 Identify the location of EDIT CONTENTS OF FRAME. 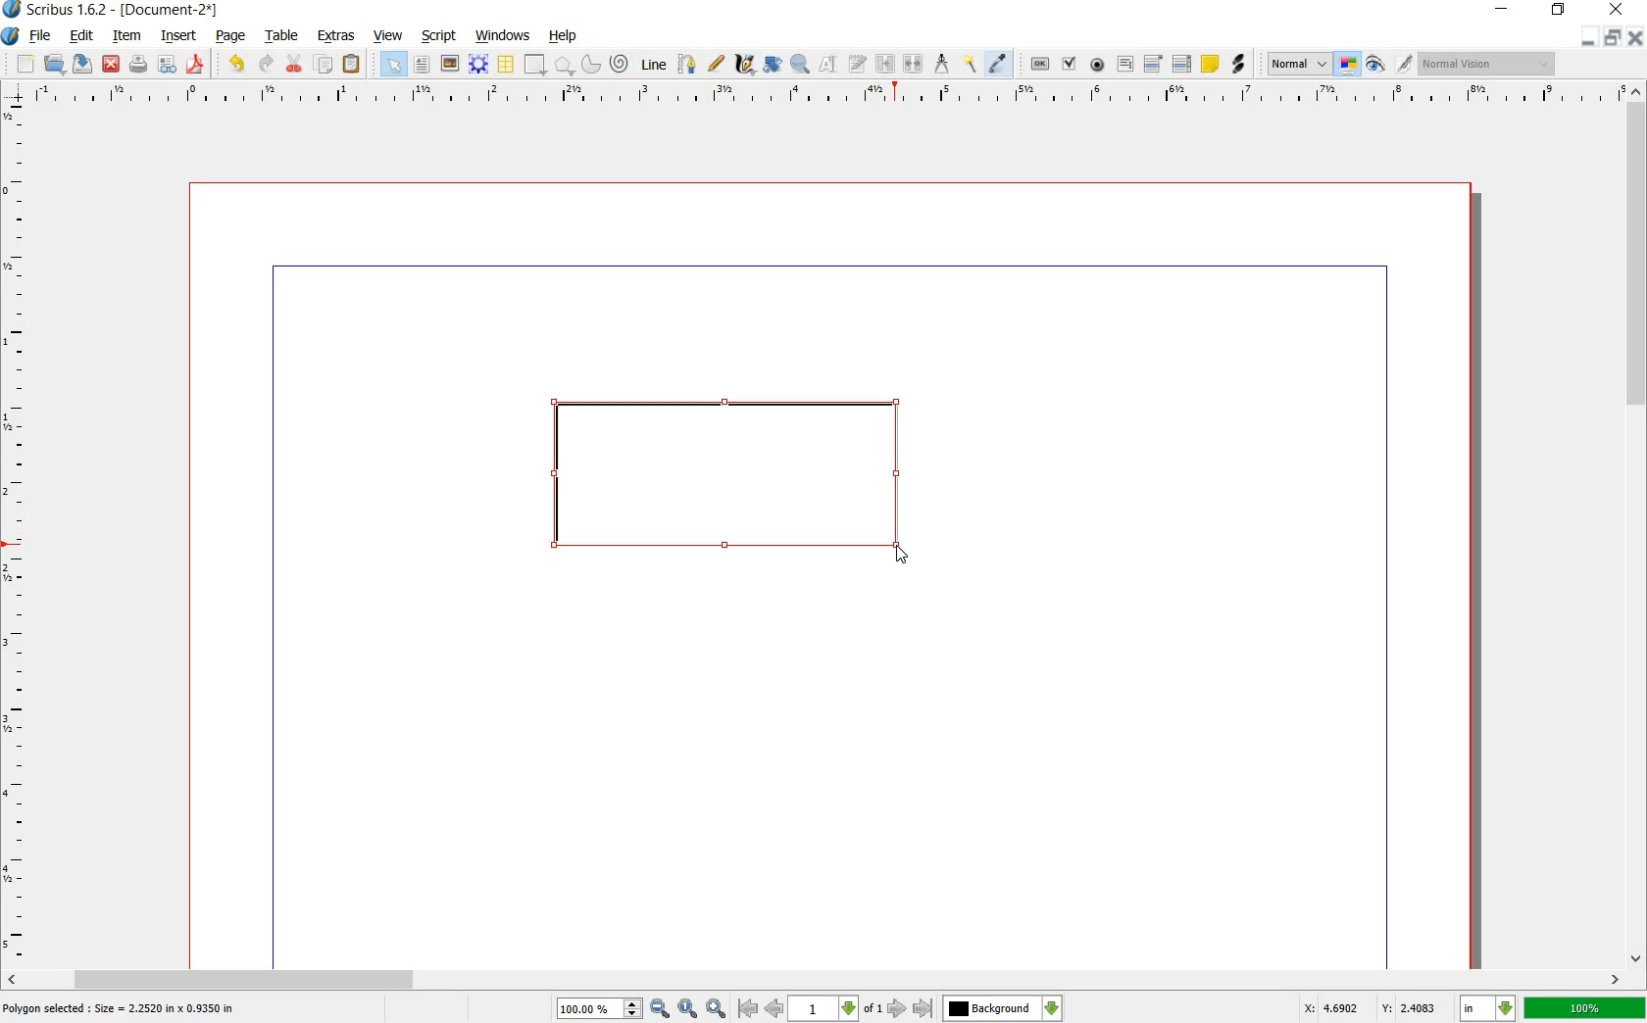
(828, 65).